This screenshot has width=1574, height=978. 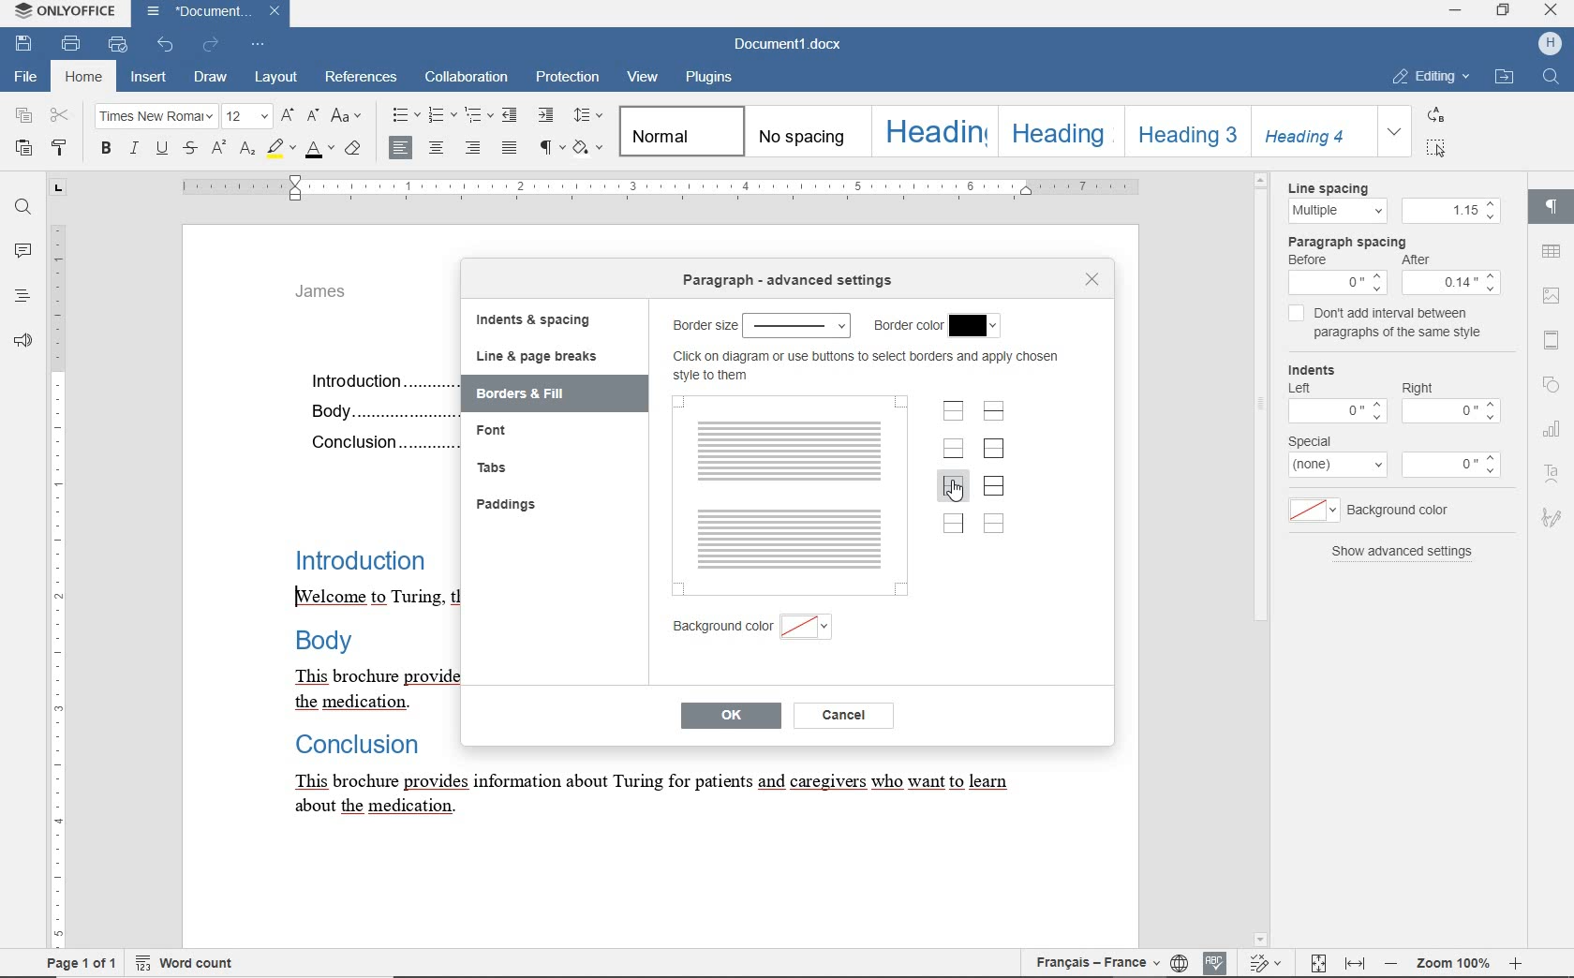 I want to click on more options, so click(x=1455, y=465).